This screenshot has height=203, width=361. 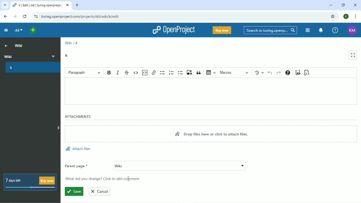 I want to click on Code, so click(x=136, y=72).